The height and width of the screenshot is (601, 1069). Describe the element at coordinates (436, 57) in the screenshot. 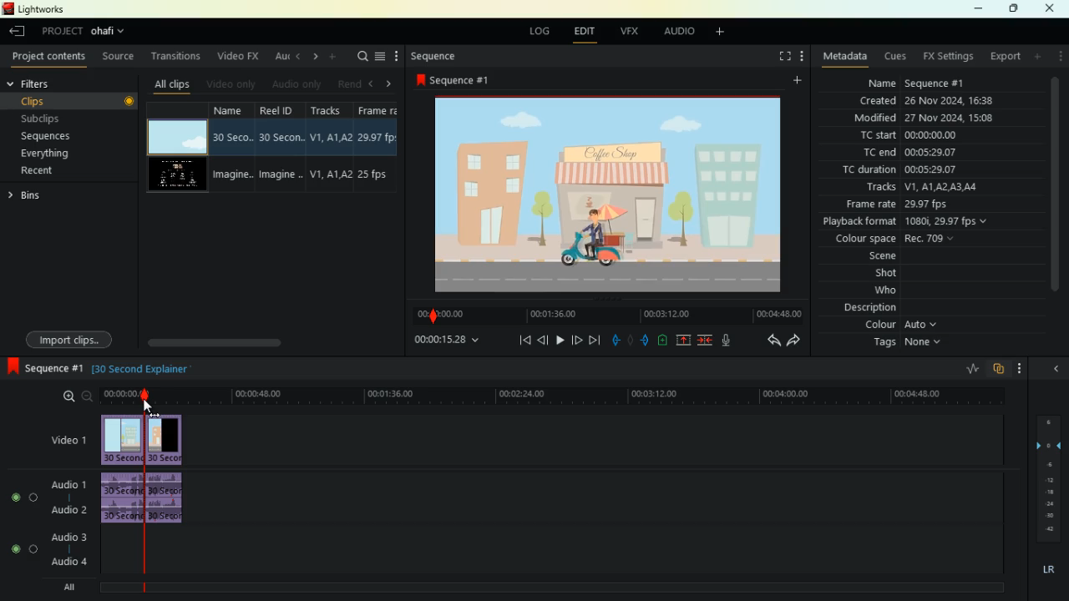

I see `sequence` at that location.